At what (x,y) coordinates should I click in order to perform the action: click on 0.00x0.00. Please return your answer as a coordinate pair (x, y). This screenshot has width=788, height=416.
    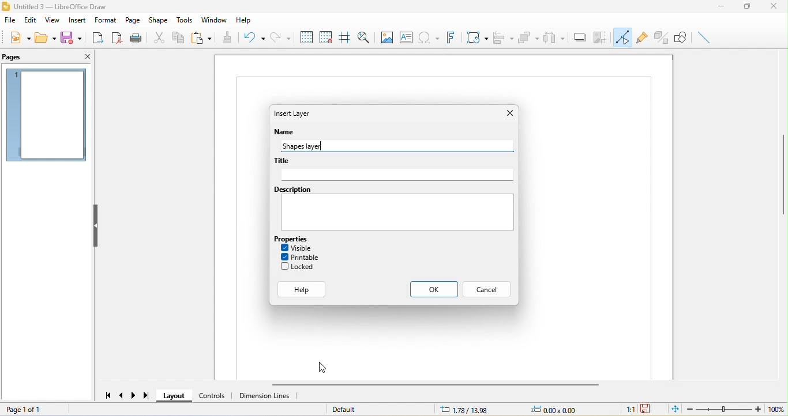
    Looking at the image, I should click on (562, 409).